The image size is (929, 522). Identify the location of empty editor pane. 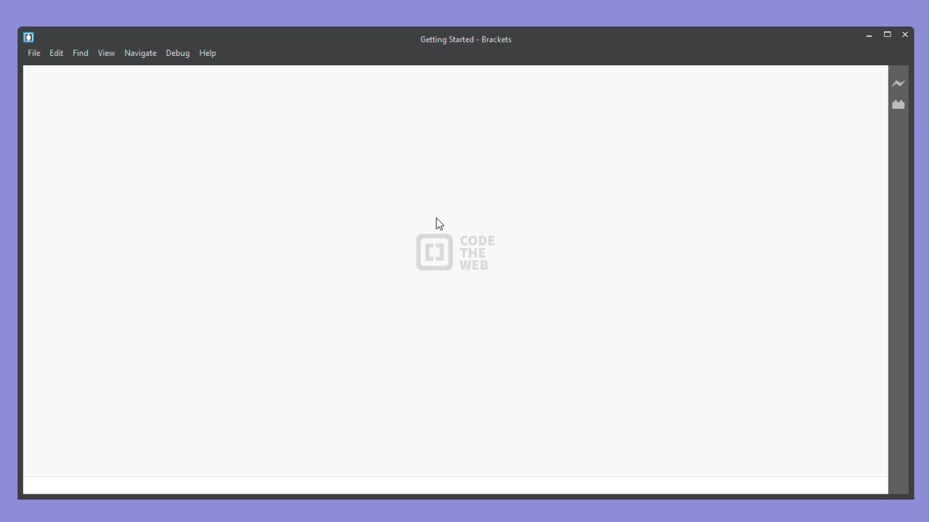
(456, 278).